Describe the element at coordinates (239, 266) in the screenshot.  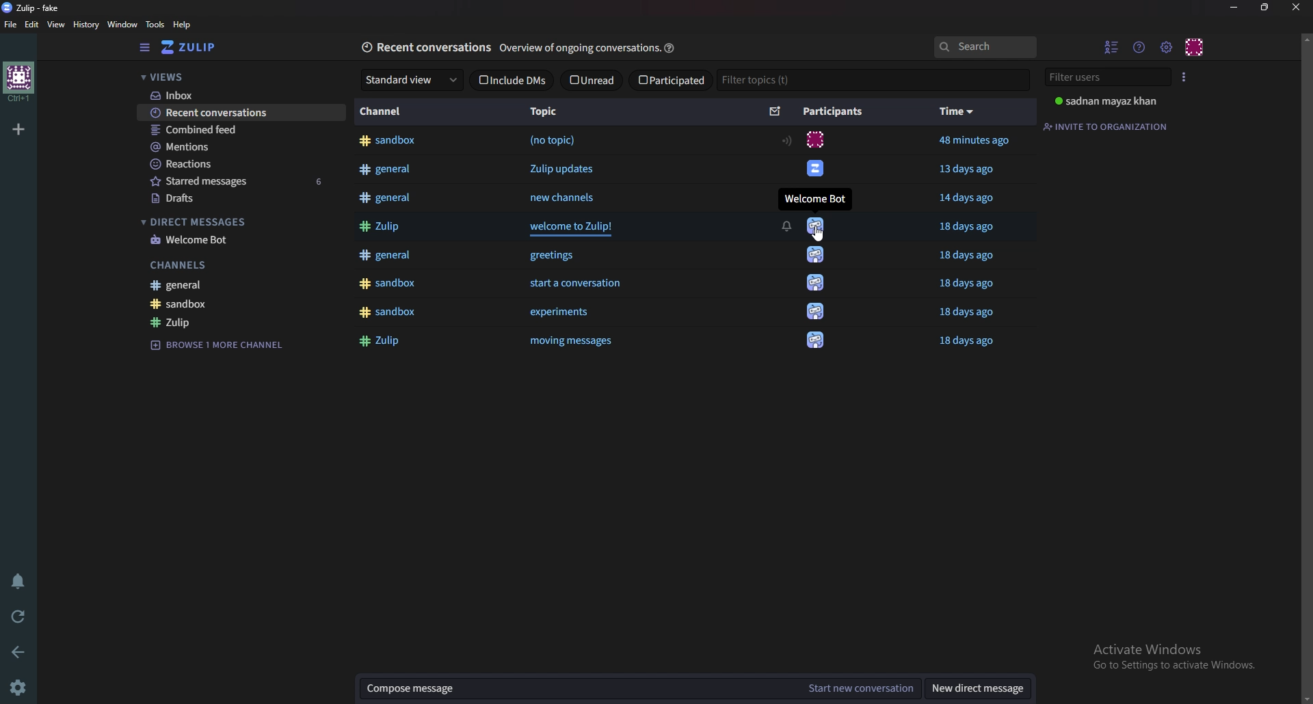
I see `Channels` at that location.